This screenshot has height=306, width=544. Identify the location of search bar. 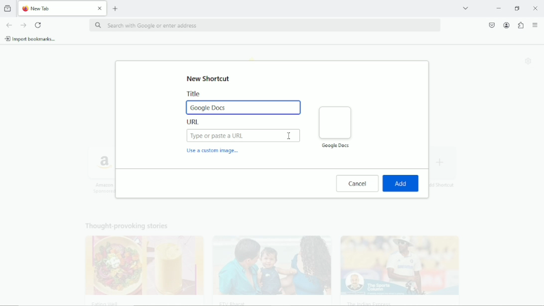
(264, 26).